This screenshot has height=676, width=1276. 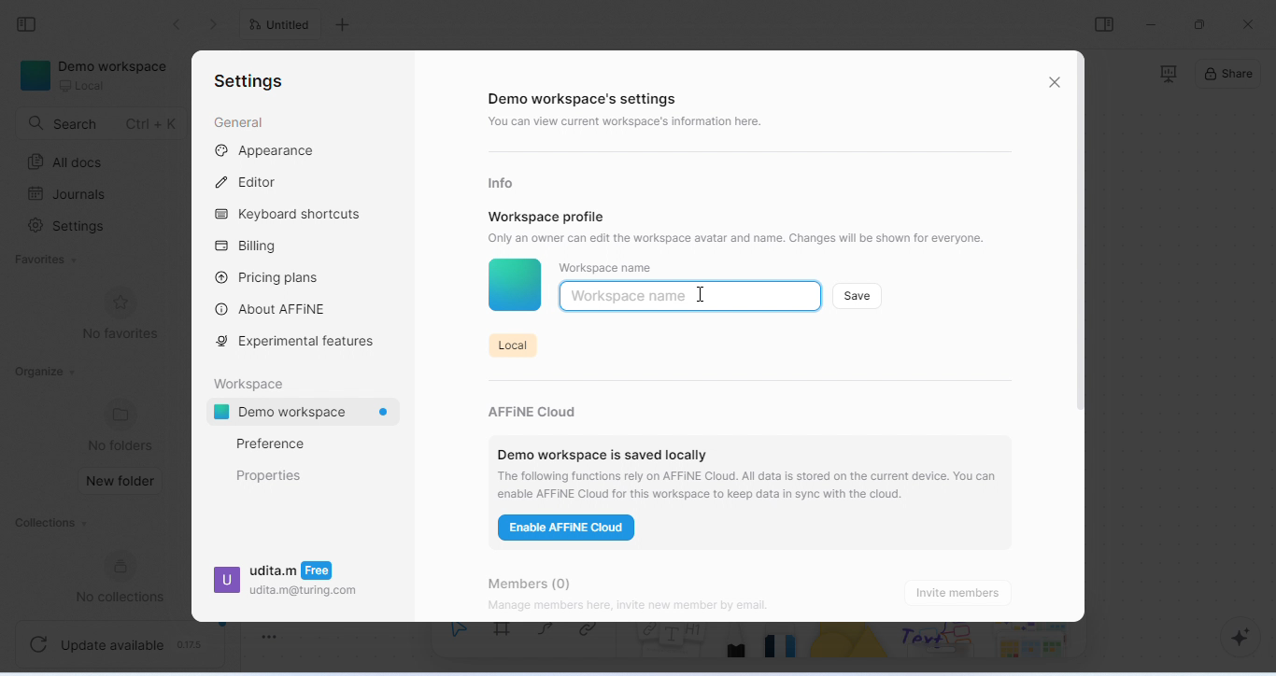 What do you see at coordinates (292, 216) in the screenshot?
I see `keyboard shortcuts` at bounding box center [292, 216].